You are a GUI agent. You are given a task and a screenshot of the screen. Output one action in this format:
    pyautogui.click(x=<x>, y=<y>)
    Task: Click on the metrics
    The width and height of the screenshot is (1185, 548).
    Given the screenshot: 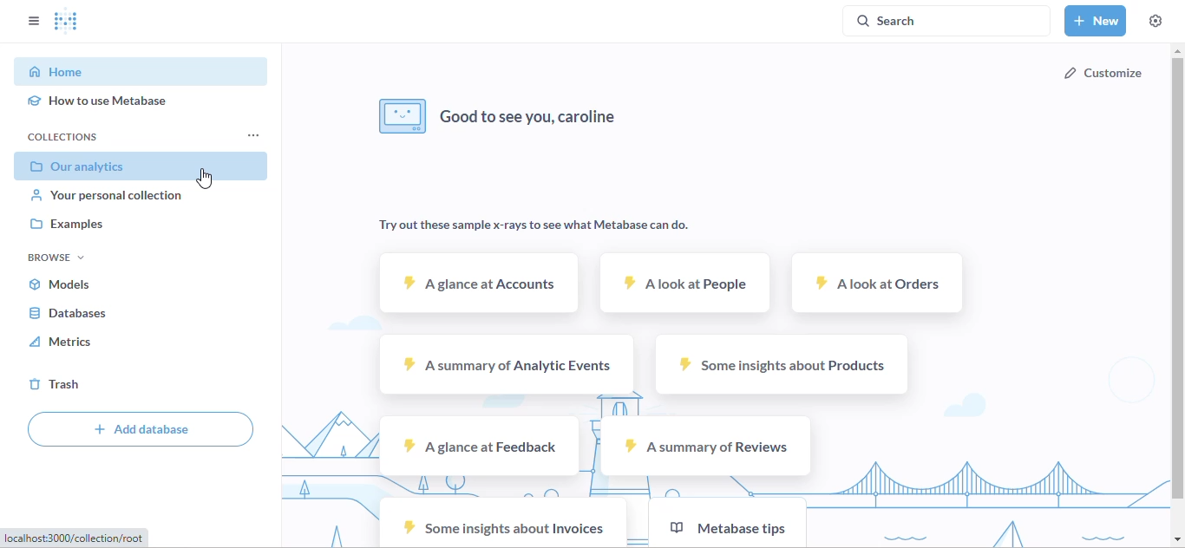 What is the action you would take?
    pyautogui.click(x=62, y=342)
    